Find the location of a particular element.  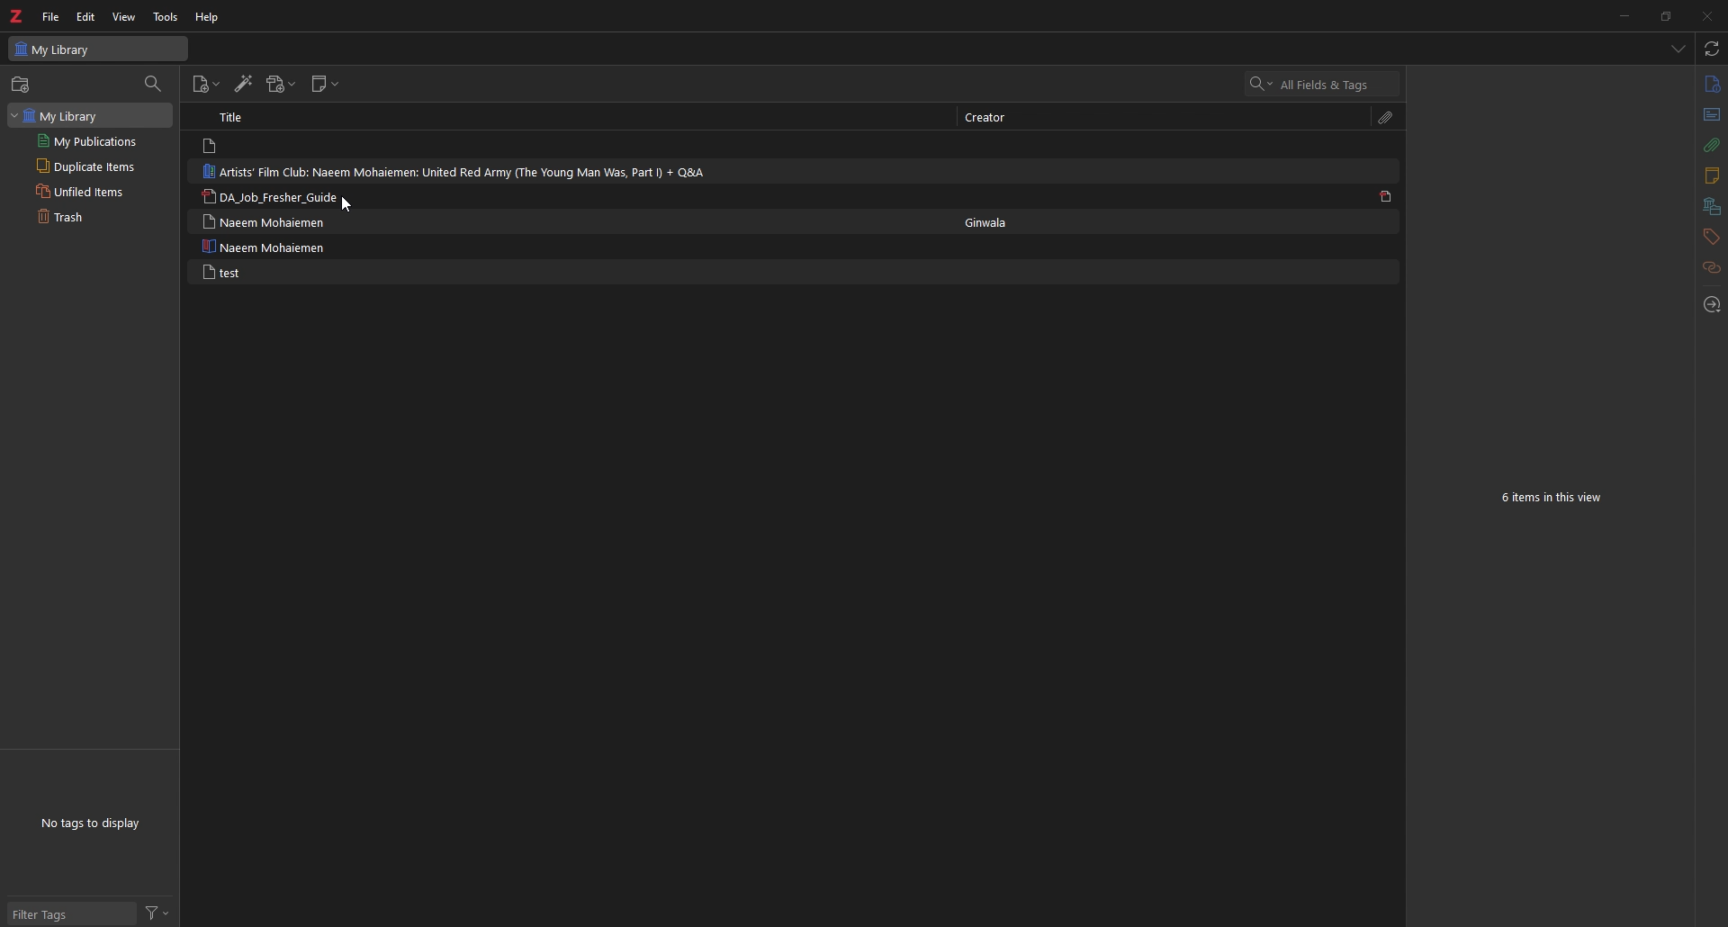

info is located at coordinates (1712, 83).